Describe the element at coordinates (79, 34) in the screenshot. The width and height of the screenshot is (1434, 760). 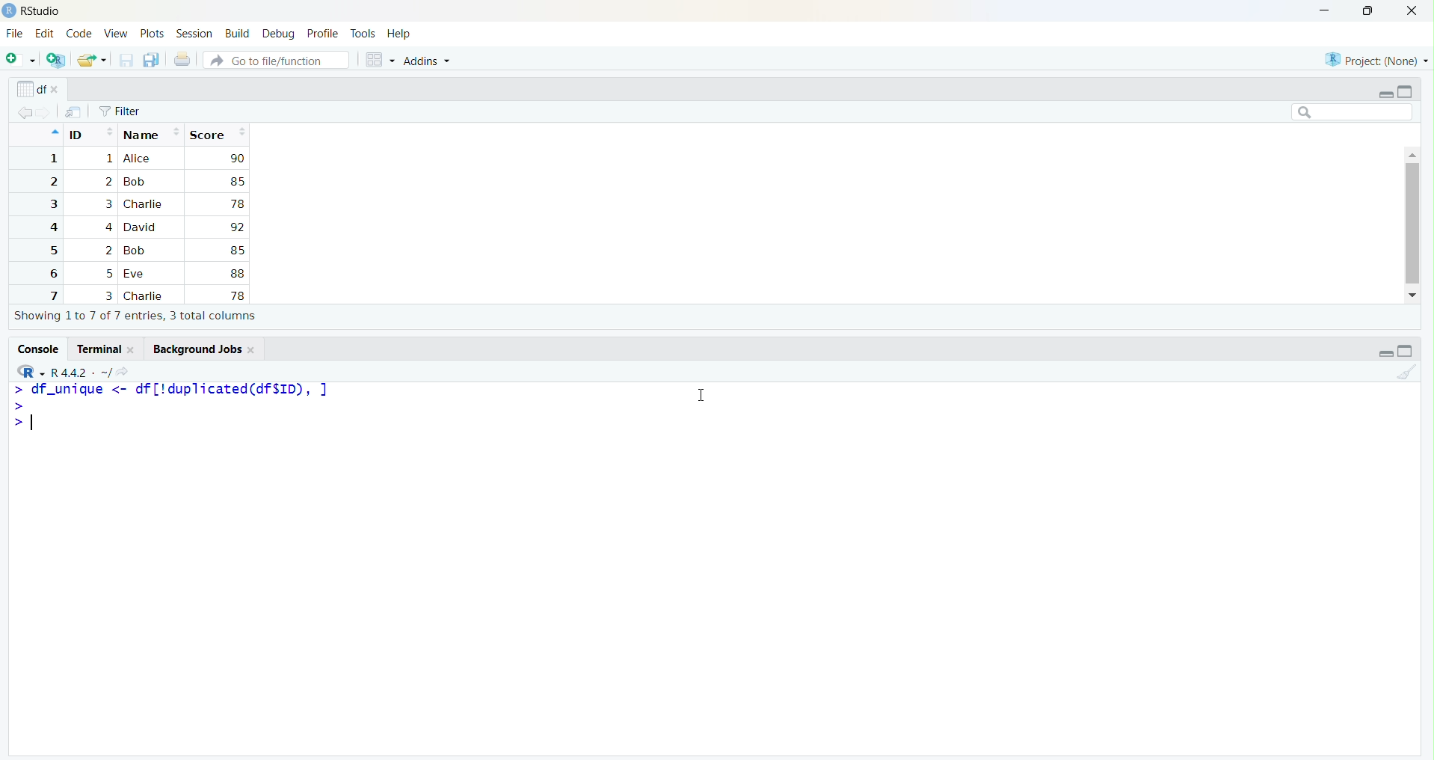
I see `Code` at that location.